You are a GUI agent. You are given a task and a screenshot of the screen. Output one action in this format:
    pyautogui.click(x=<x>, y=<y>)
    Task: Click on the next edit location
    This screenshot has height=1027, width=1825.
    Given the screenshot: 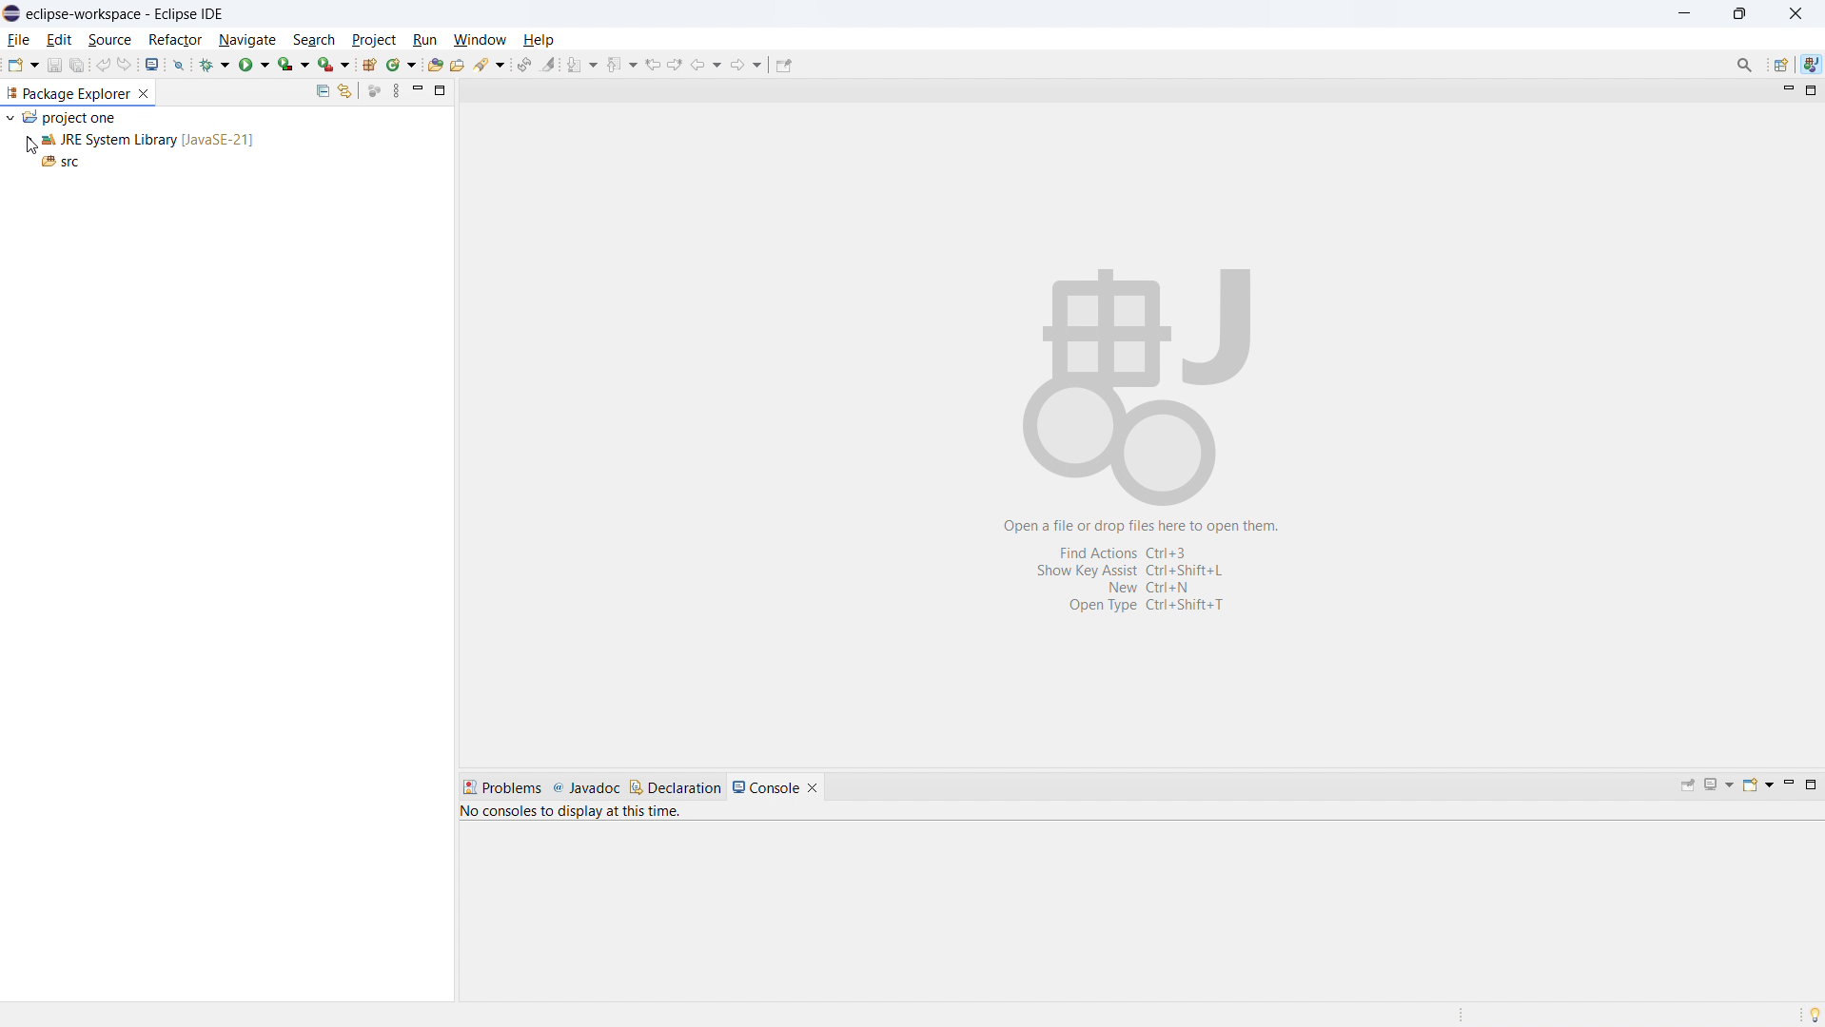 What is the action you would take?
    pyautogui.click(x=675, y=64)
    